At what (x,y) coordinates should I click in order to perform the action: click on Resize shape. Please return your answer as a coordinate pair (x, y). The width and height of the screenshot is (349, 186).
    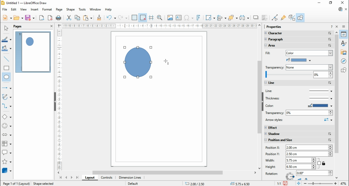
    Looking at the image, I should click on (42, 183).